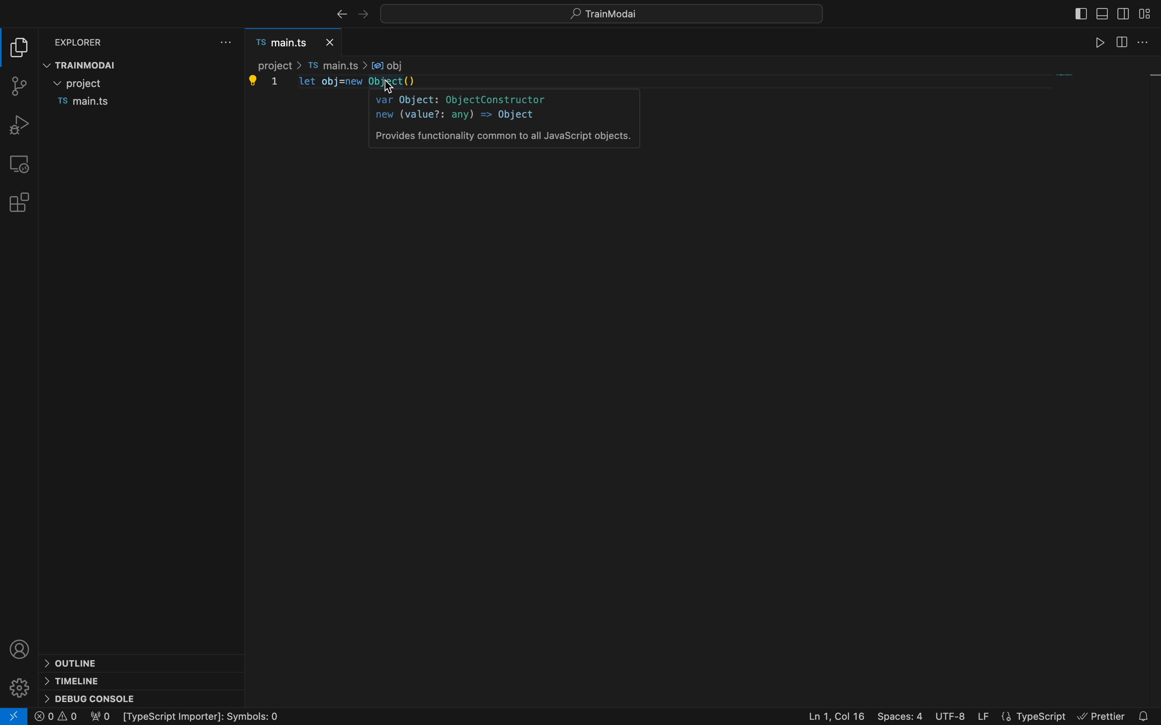  What do you see at coordinates (831, 715) in the screenshot?
I see `Ln 1, Col 16` at bounding box center [831, 715].